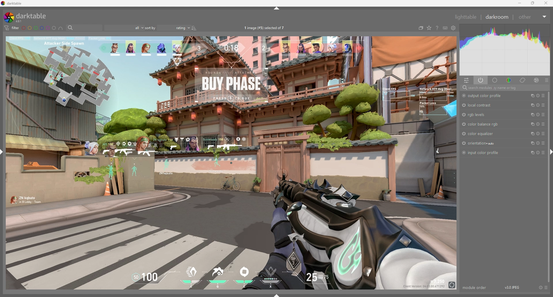 This screenshot has width=553, height=297. What do you see at coordinates (12, 28) in the screenshot?
I see `filter` at bounding box center [12, 28].